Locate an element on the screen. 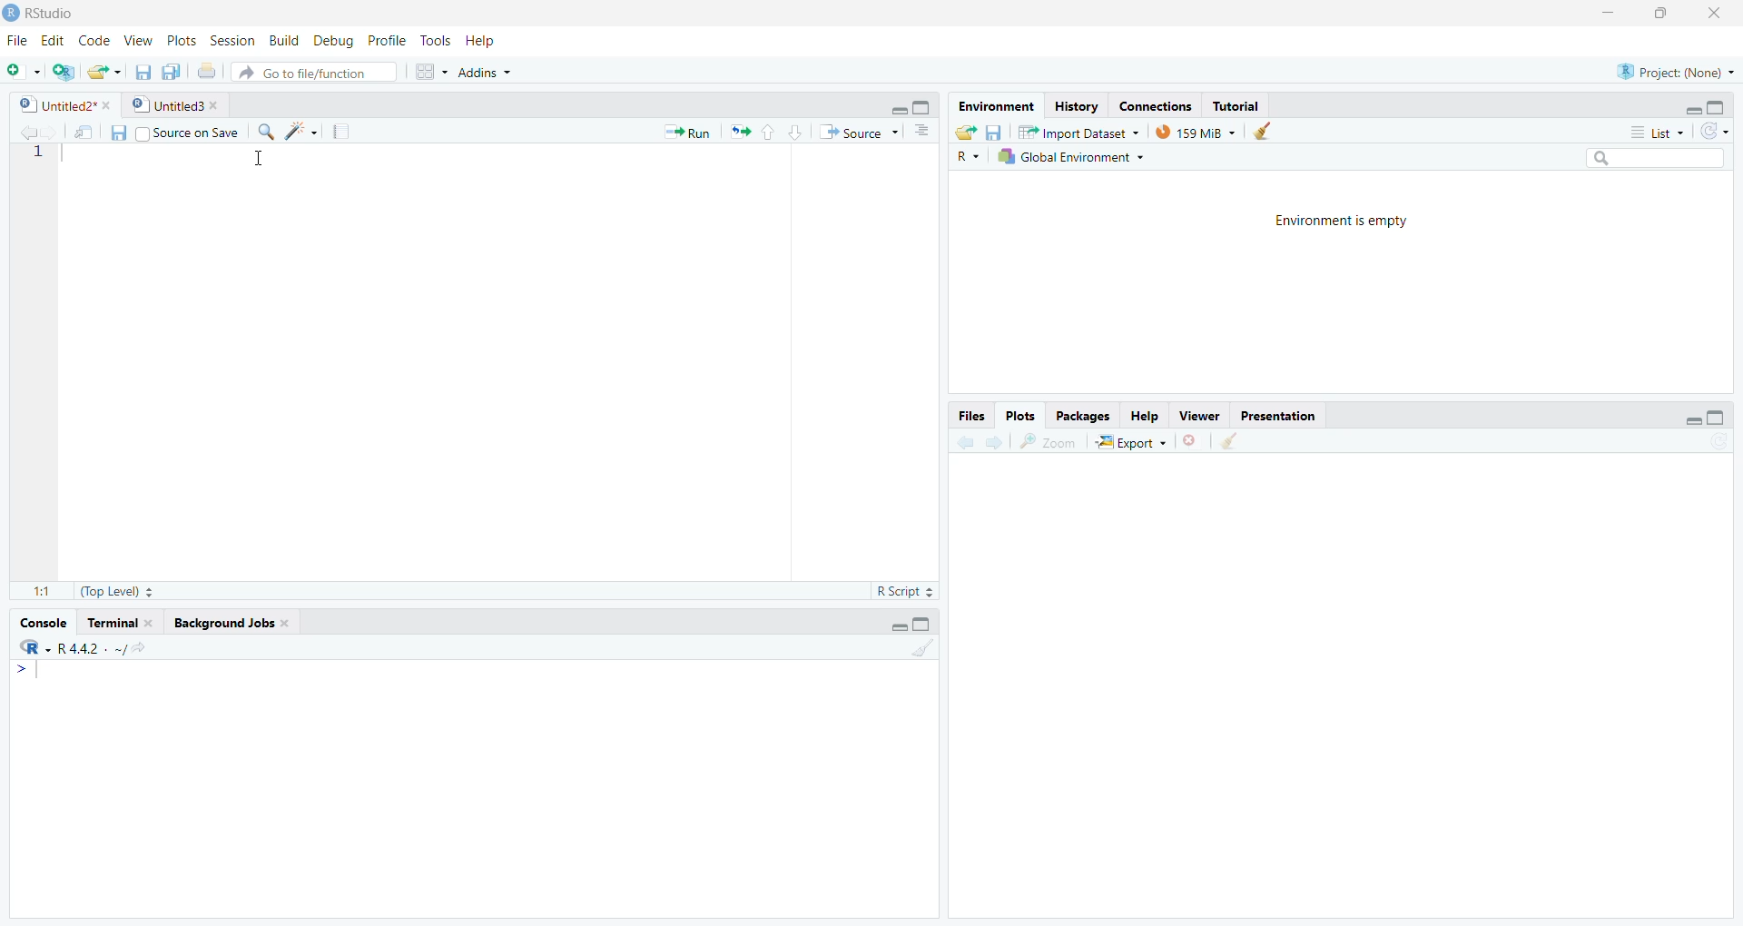 This screenshot has width=1743, height=926. 159 MiB is located at coordinates (1197, 130).